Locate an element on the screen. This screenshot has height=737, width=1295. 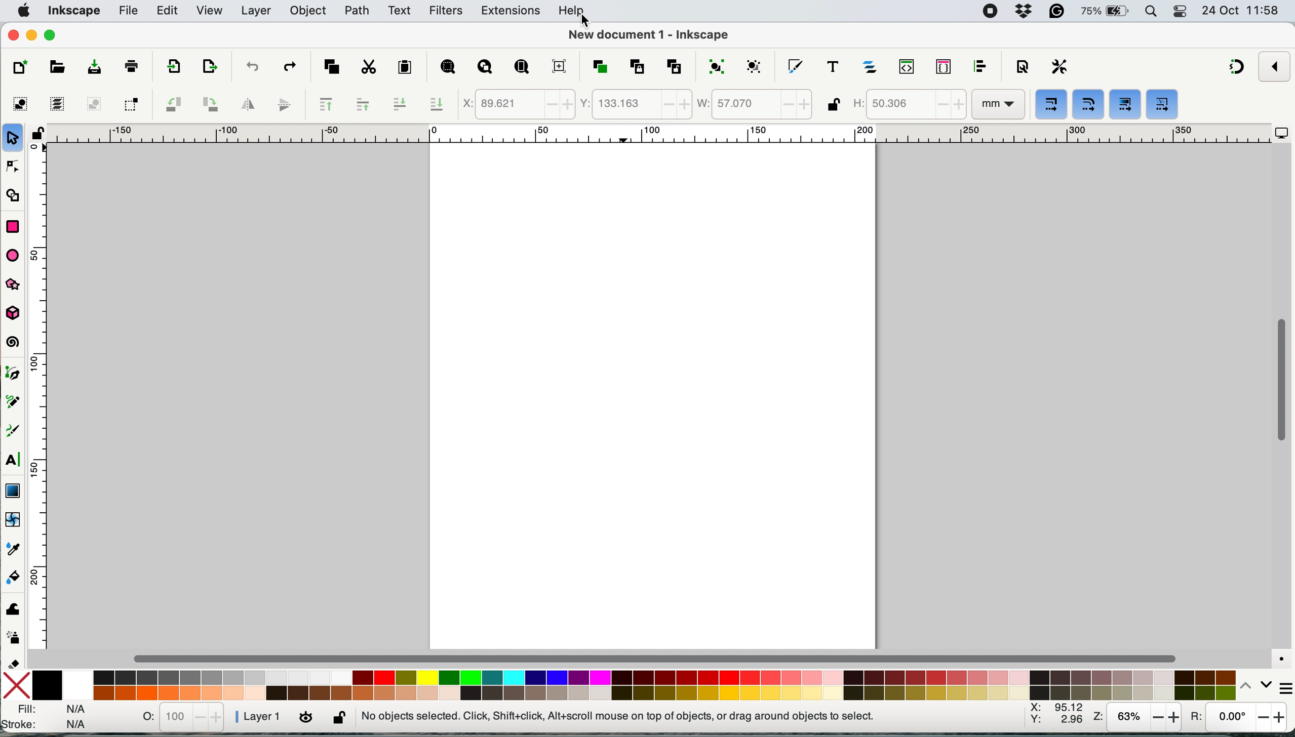
paste is located at coordinates (405, 67).